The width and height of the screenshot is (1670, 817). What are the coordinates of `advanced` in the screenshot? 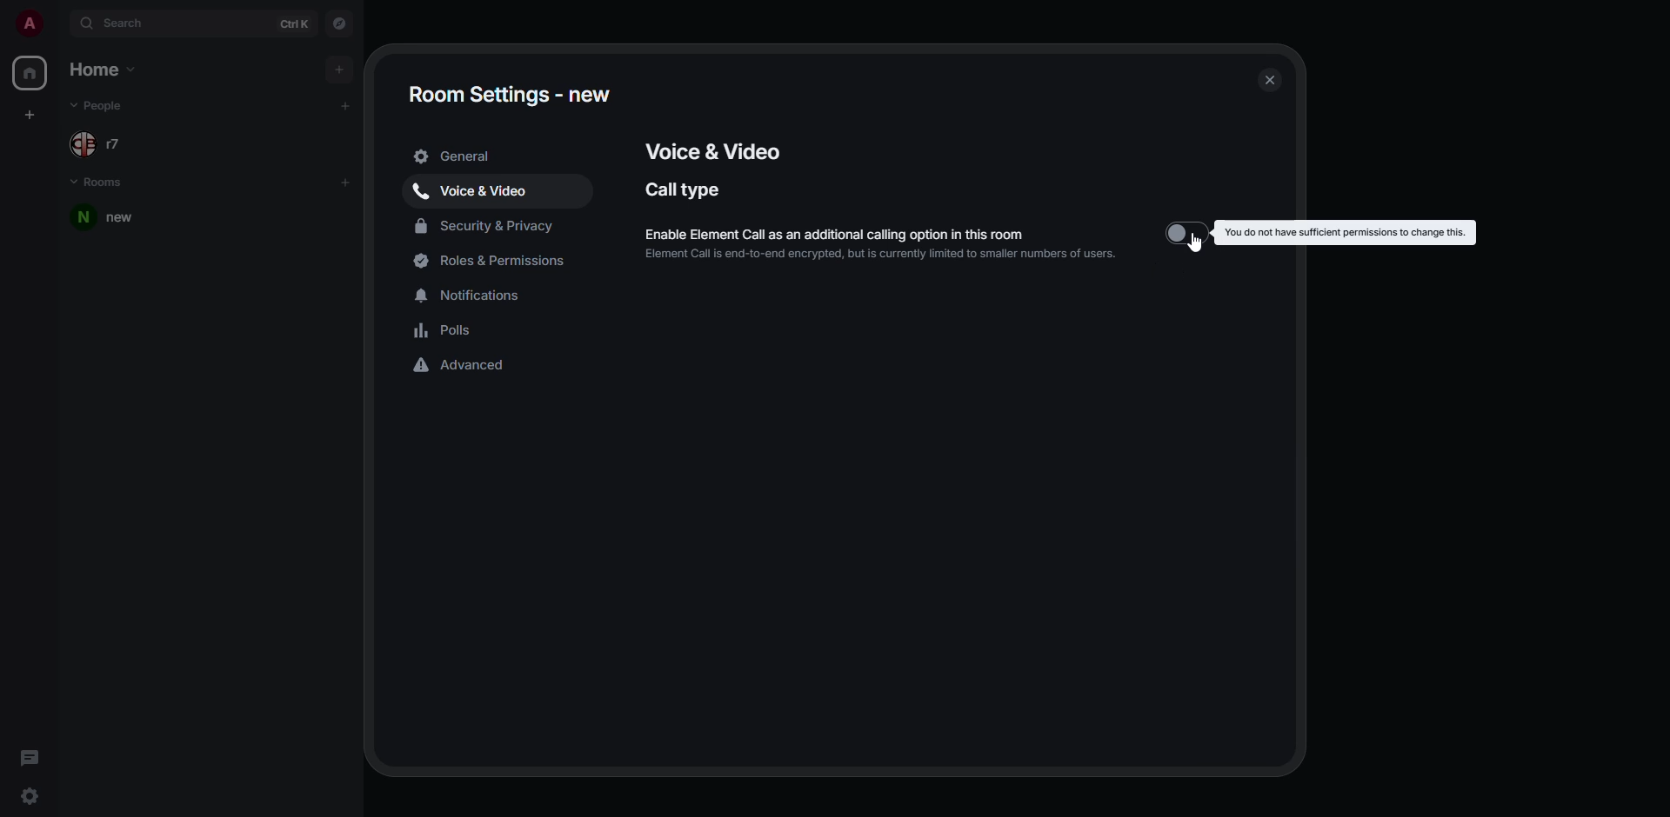 It's located at (464, 367).